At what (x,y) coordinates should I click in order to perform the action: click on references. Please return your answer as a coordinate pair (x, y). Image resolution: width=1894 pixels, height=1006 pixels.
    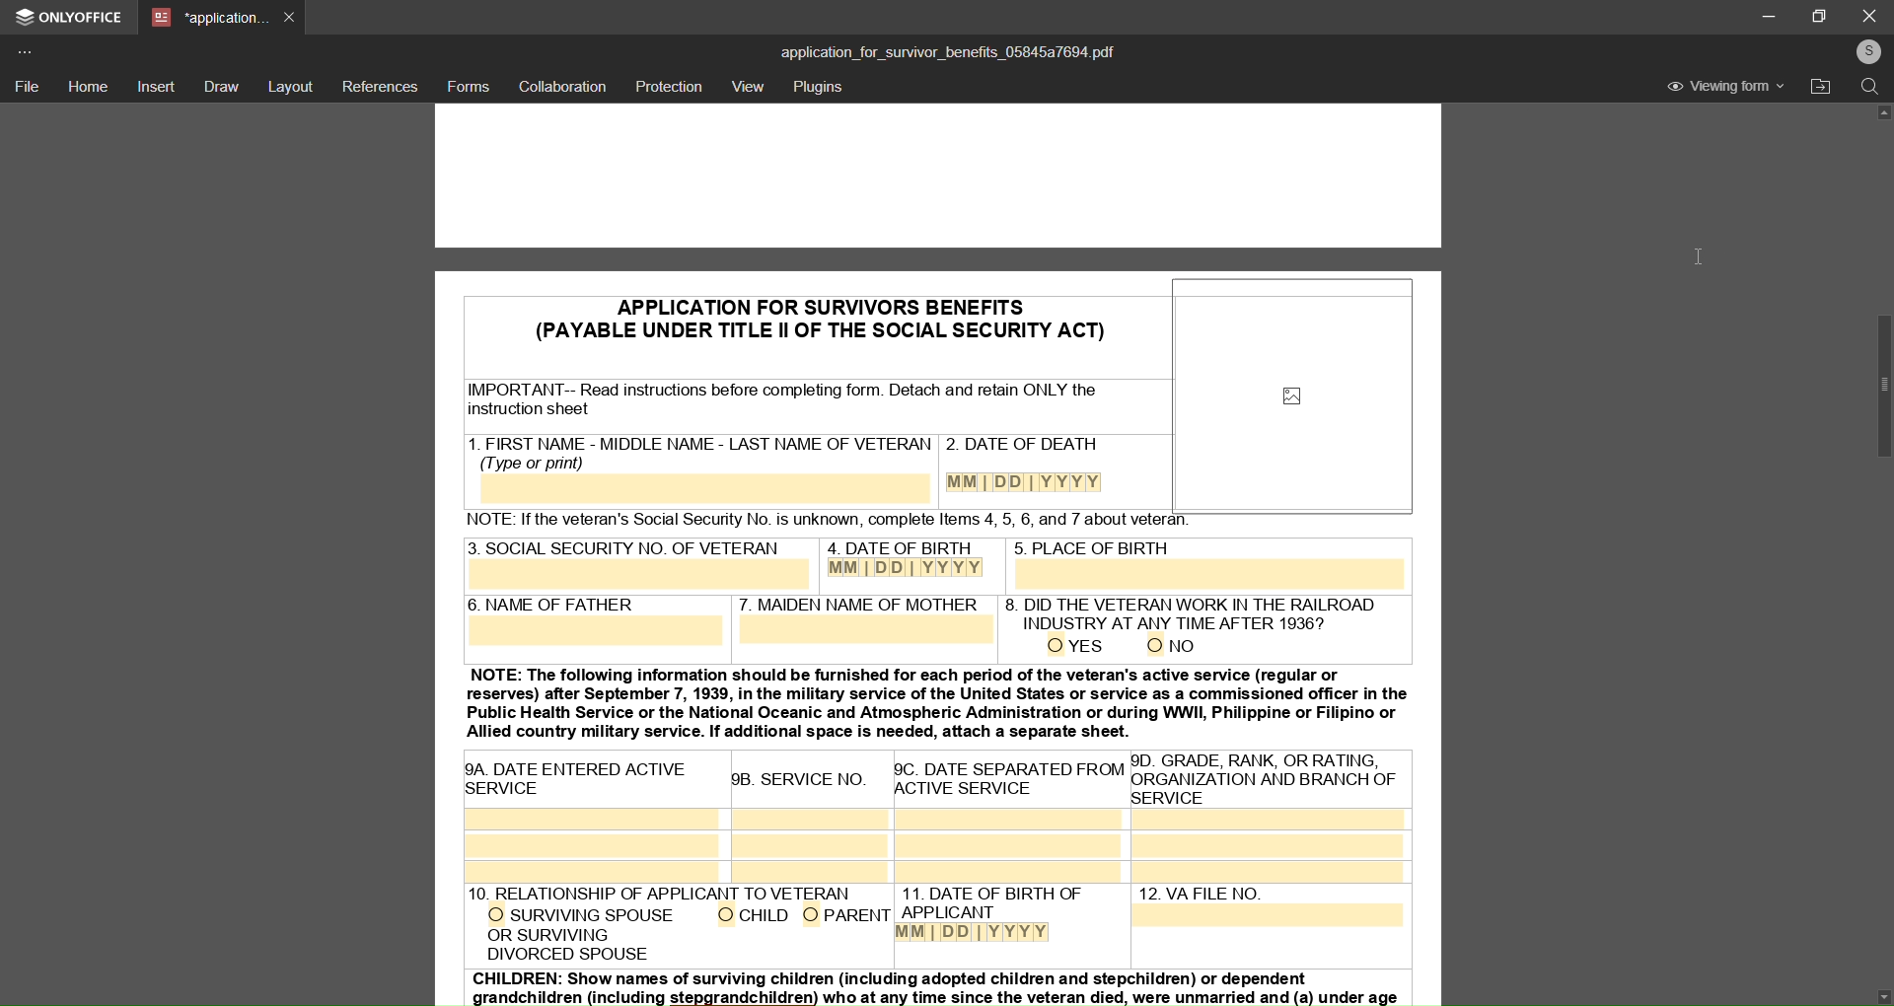
    Looking at the image, I should click on (381, 86).